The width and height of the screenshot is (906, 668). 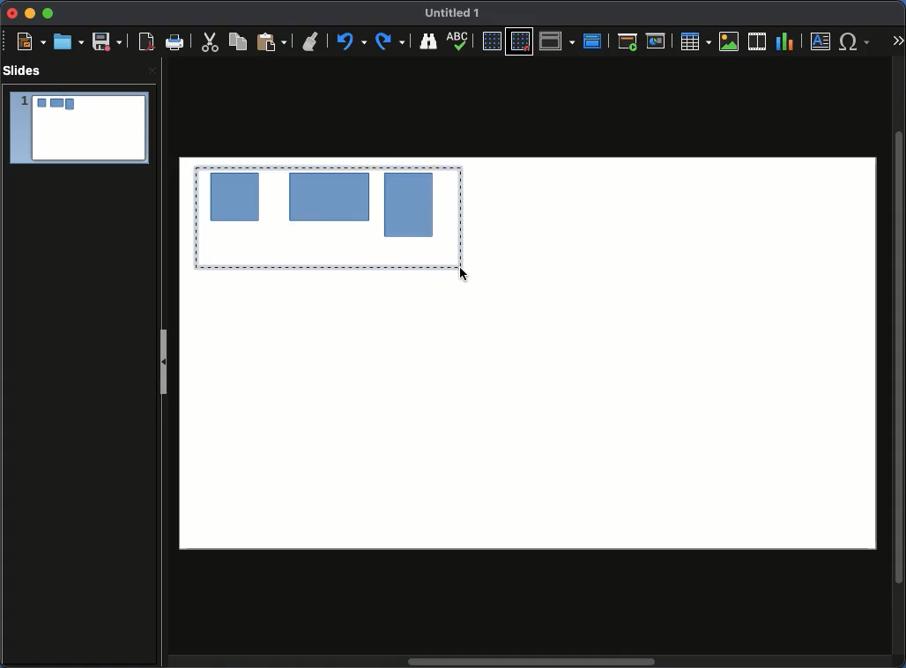 What do you see at coordinates (353, 42) in the screenshot?
I see `Undo` at bounding box center [353, 42].